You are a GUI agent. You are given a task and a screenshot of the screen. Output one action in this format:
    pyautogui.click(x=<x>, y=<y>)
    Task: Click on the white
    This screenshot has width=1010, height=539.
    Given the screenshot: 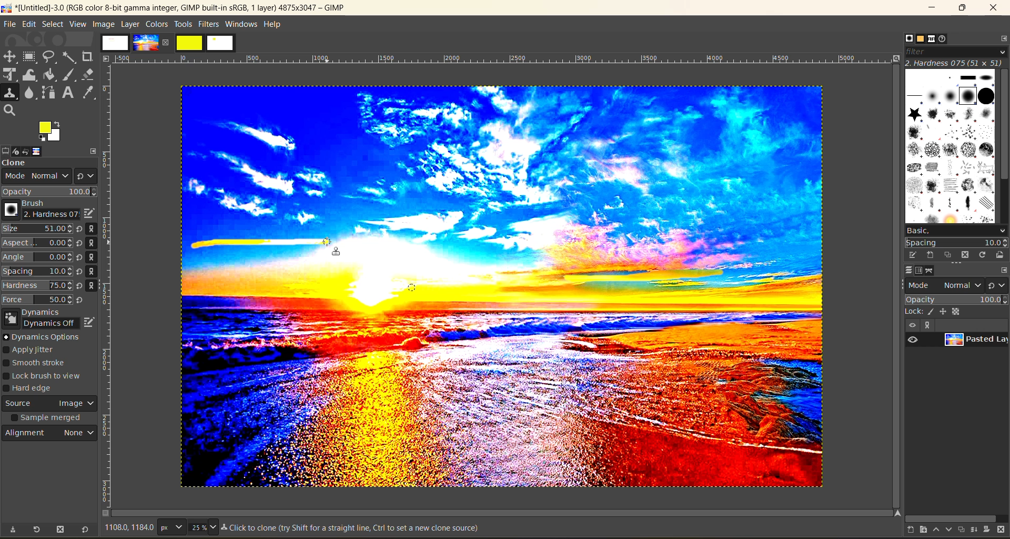 What is the action you would take?
    pyautogui.click(x=221, y=44)
    